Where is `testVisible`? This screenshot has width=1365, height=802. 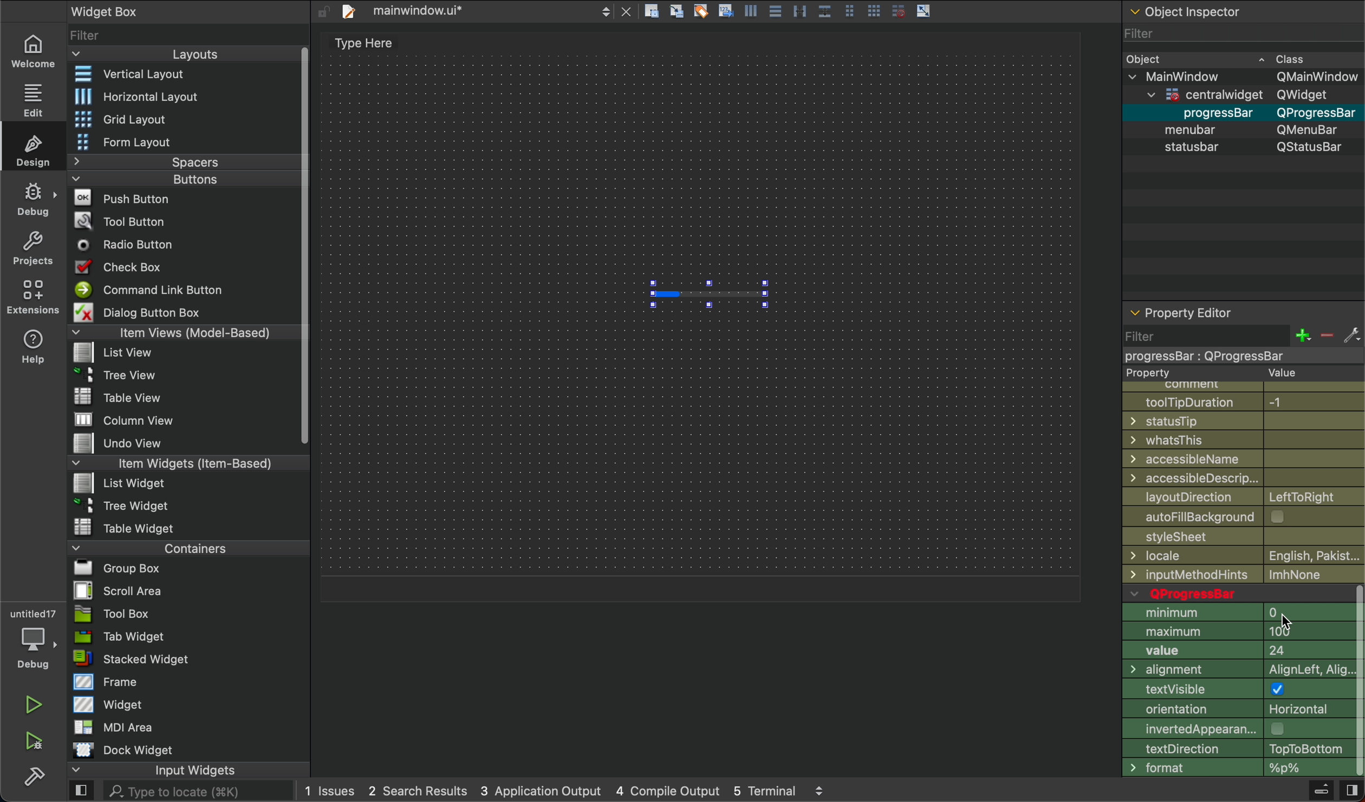 testVisible is located at coordinates (1236, 691).